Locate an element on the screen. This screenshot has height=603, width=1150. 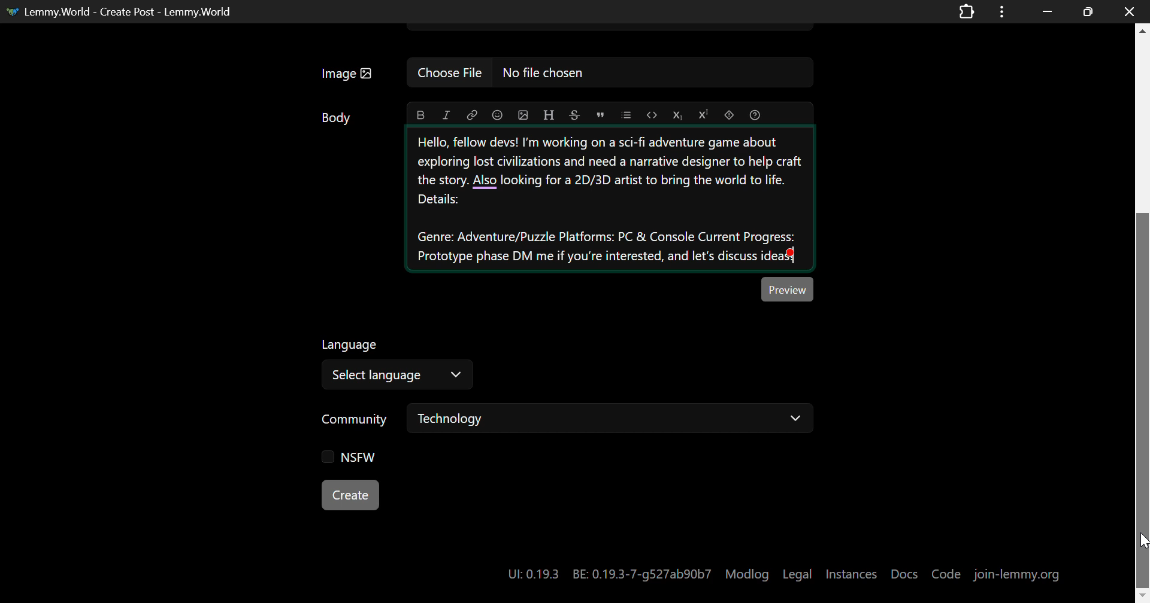
Lemmy.World - Create Post - Lemmy.World is located at coordinates (128, 11).